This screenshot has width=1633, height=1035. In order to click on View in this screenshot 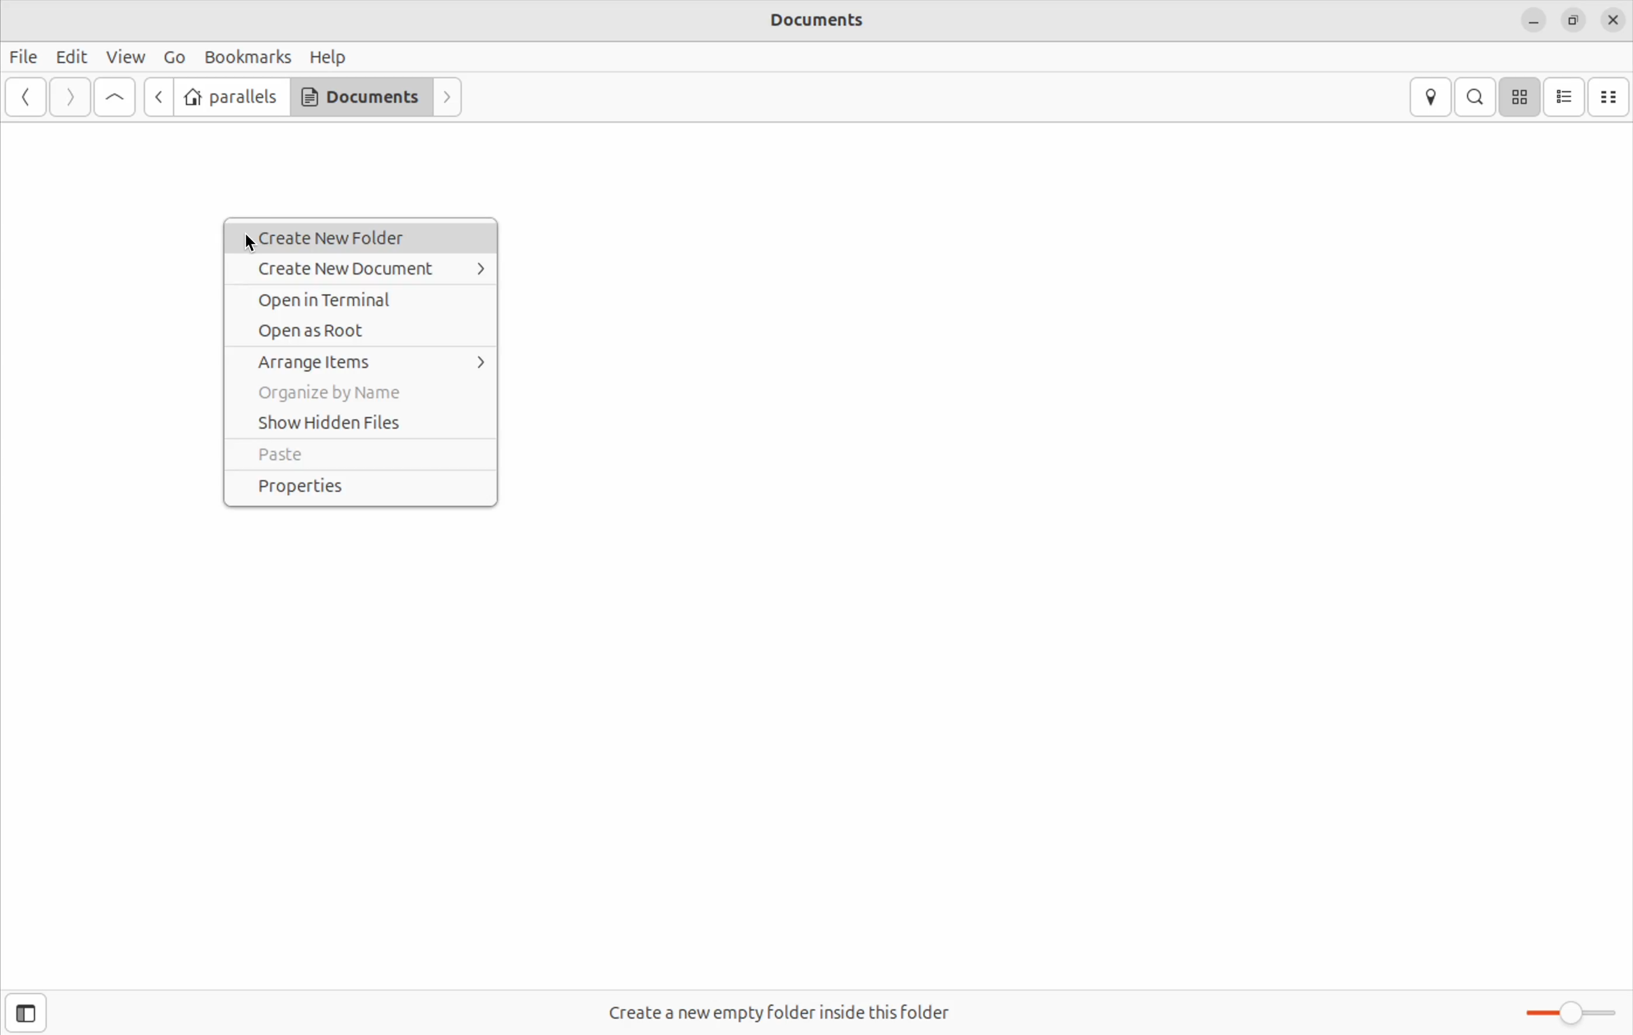, I will do `click(127, 57)`.